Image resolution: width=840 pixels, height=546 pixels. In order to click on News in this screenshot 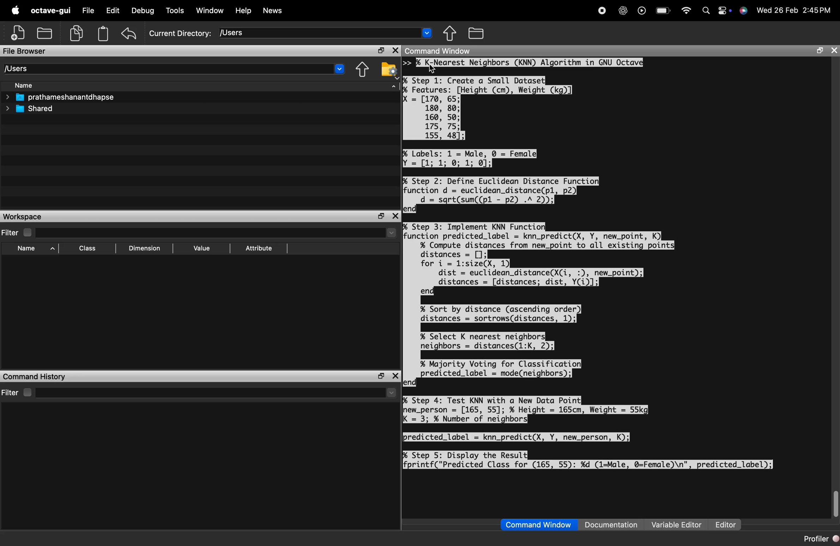, I will do `click(277, 10)`.